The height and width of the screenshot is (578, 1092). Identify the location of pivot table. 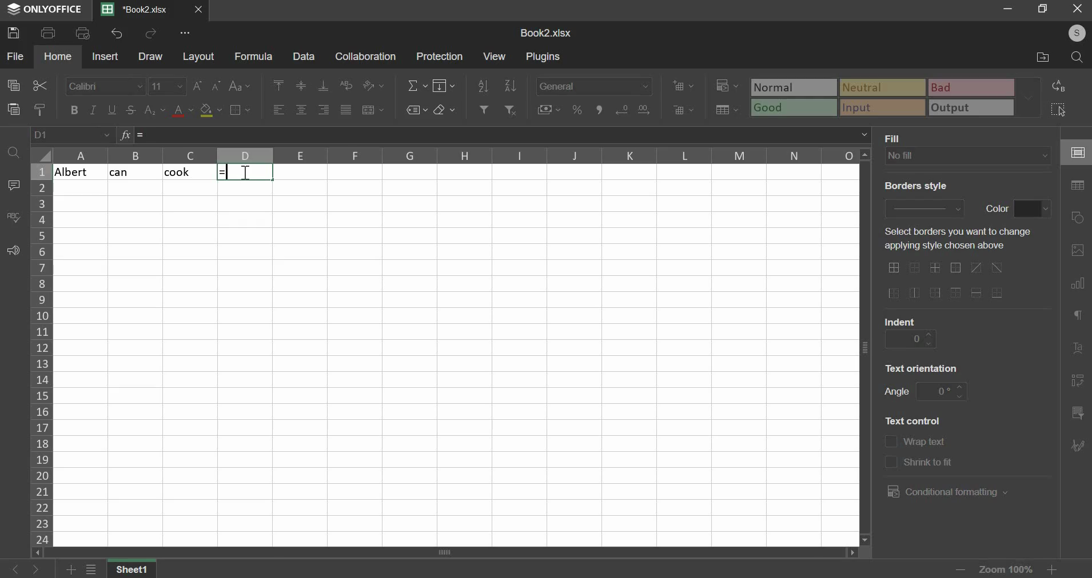
(1078, 382).